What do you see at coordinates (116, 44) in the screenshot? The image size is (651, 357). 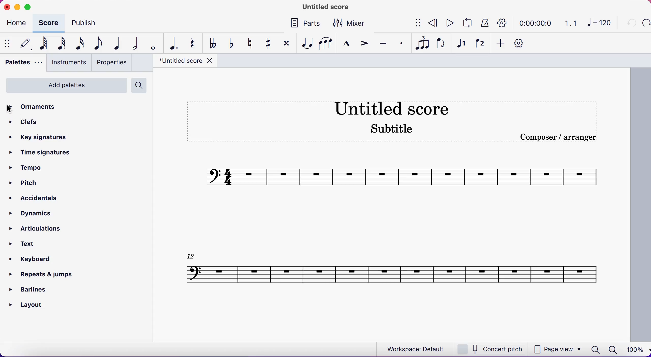 I see `quarter note` at bounding box center [116, 44].